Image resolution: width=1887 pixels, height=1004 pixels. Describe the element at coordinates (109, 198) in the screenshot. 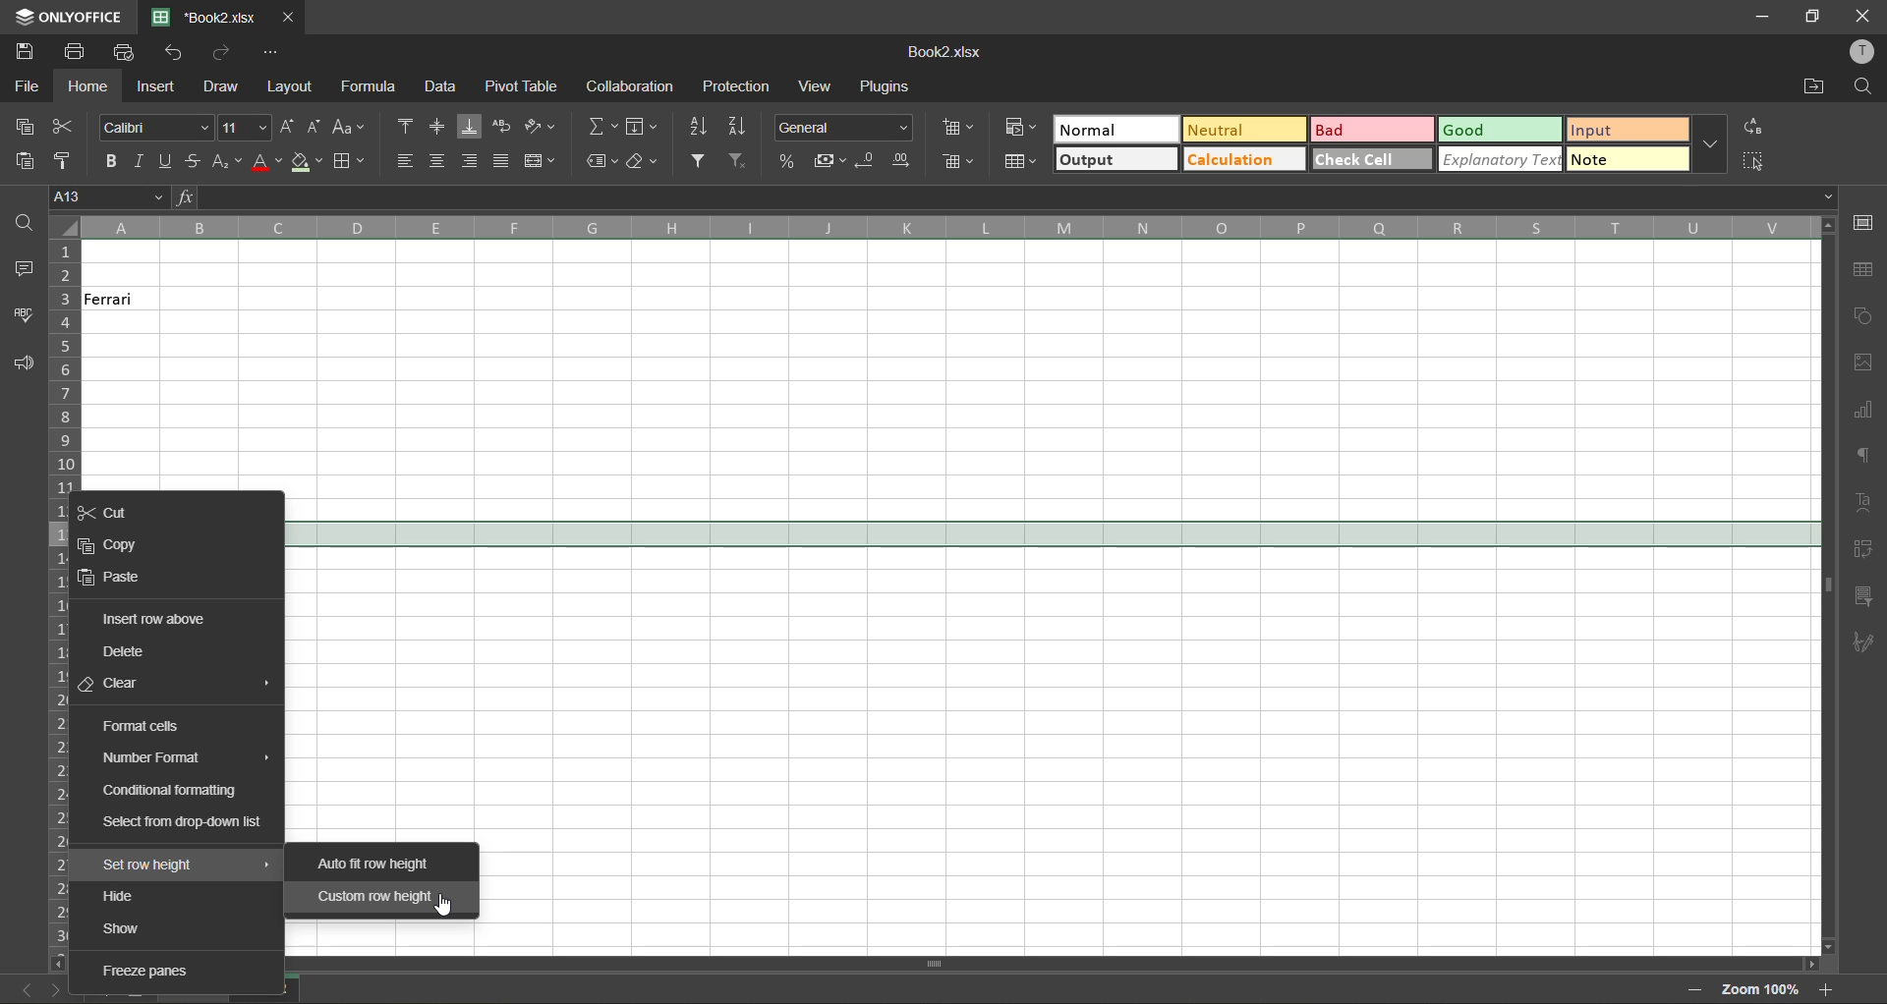

I see `cell address` at that location.